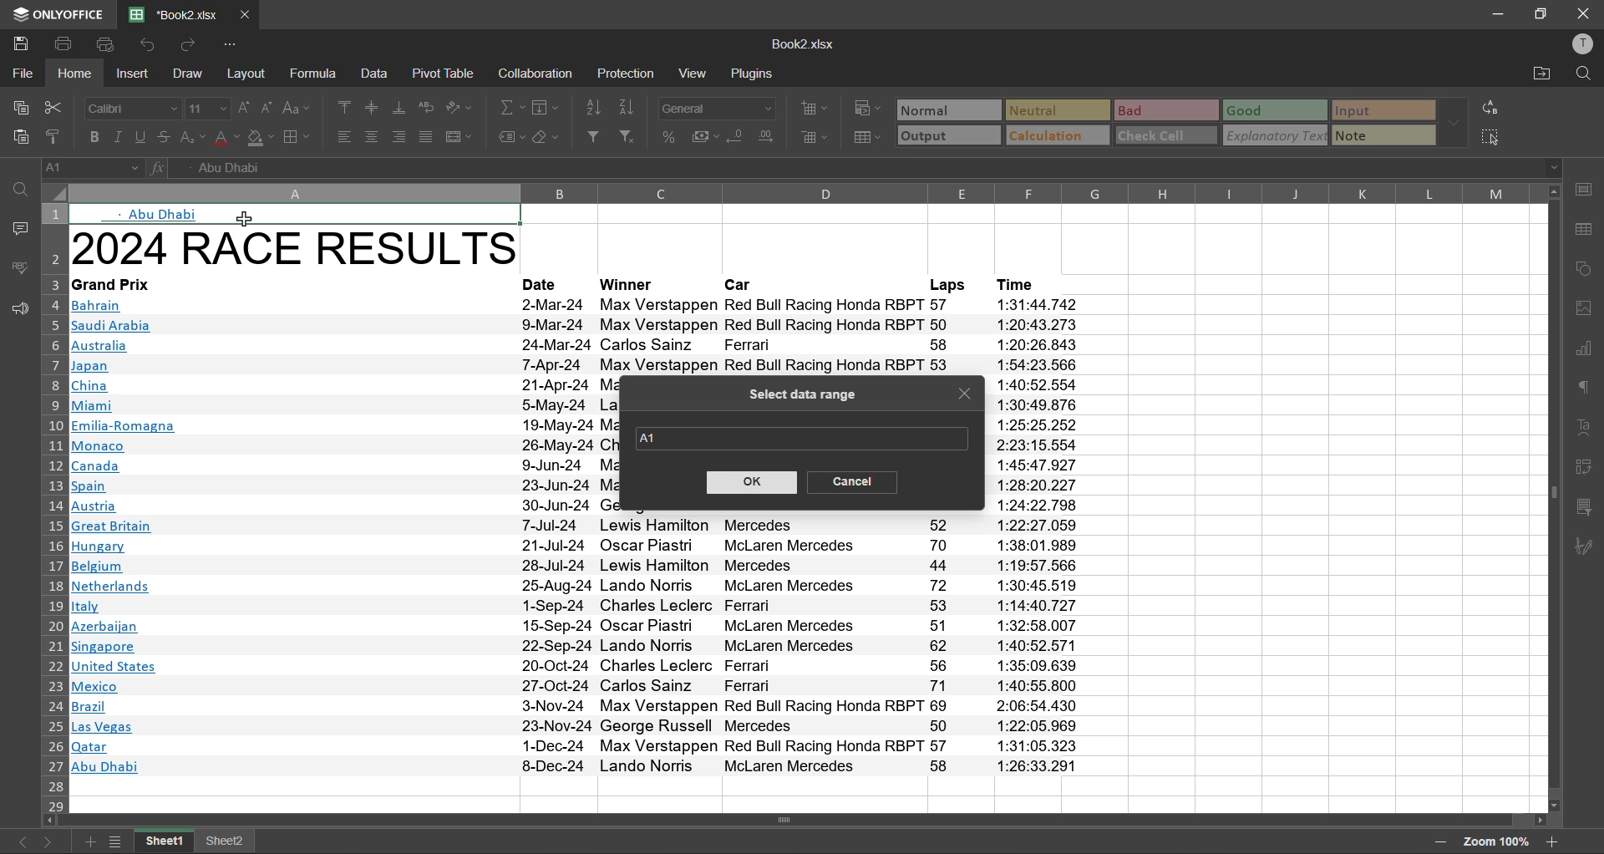  What do you see at coordinates (242, 842) in the screenshot?
I see `sheet 2` at bounding box center [242, 842].